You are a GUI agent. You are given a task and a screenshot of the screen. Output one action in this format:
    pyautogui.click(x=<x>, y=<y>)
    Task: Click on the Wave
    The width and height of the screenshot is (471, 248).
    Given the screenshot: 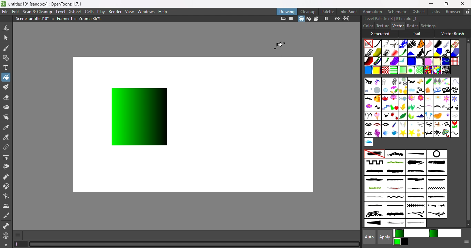 What is the action you would take?
    pyautogui.click(x=429, y=52)
    